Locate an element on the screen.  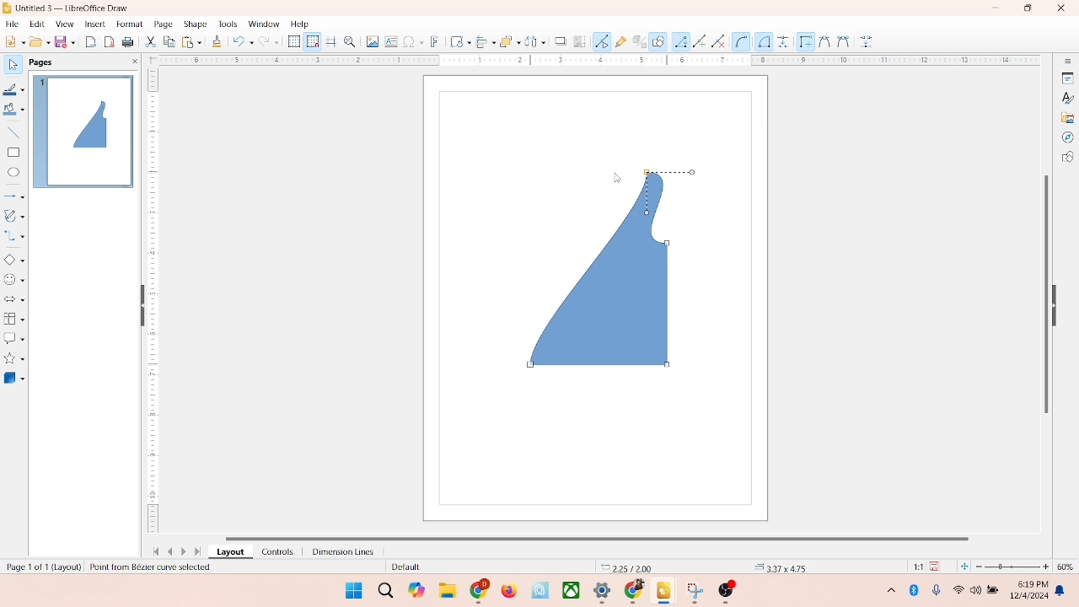
file is located at coordinates (13, 22).